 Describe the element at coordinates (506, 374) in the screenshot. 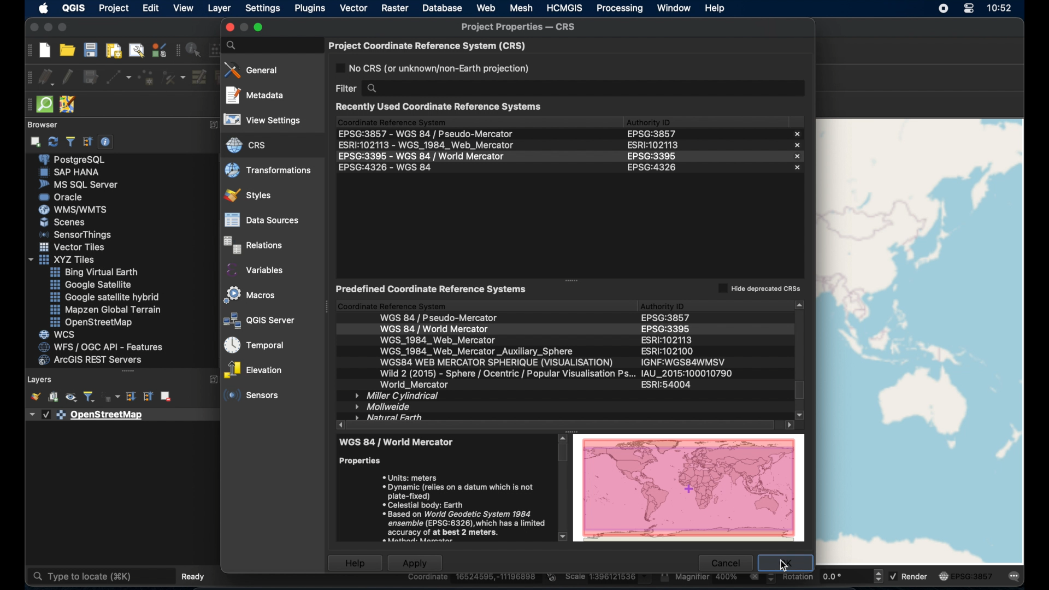

I see `wild 2 (2015` at that location.